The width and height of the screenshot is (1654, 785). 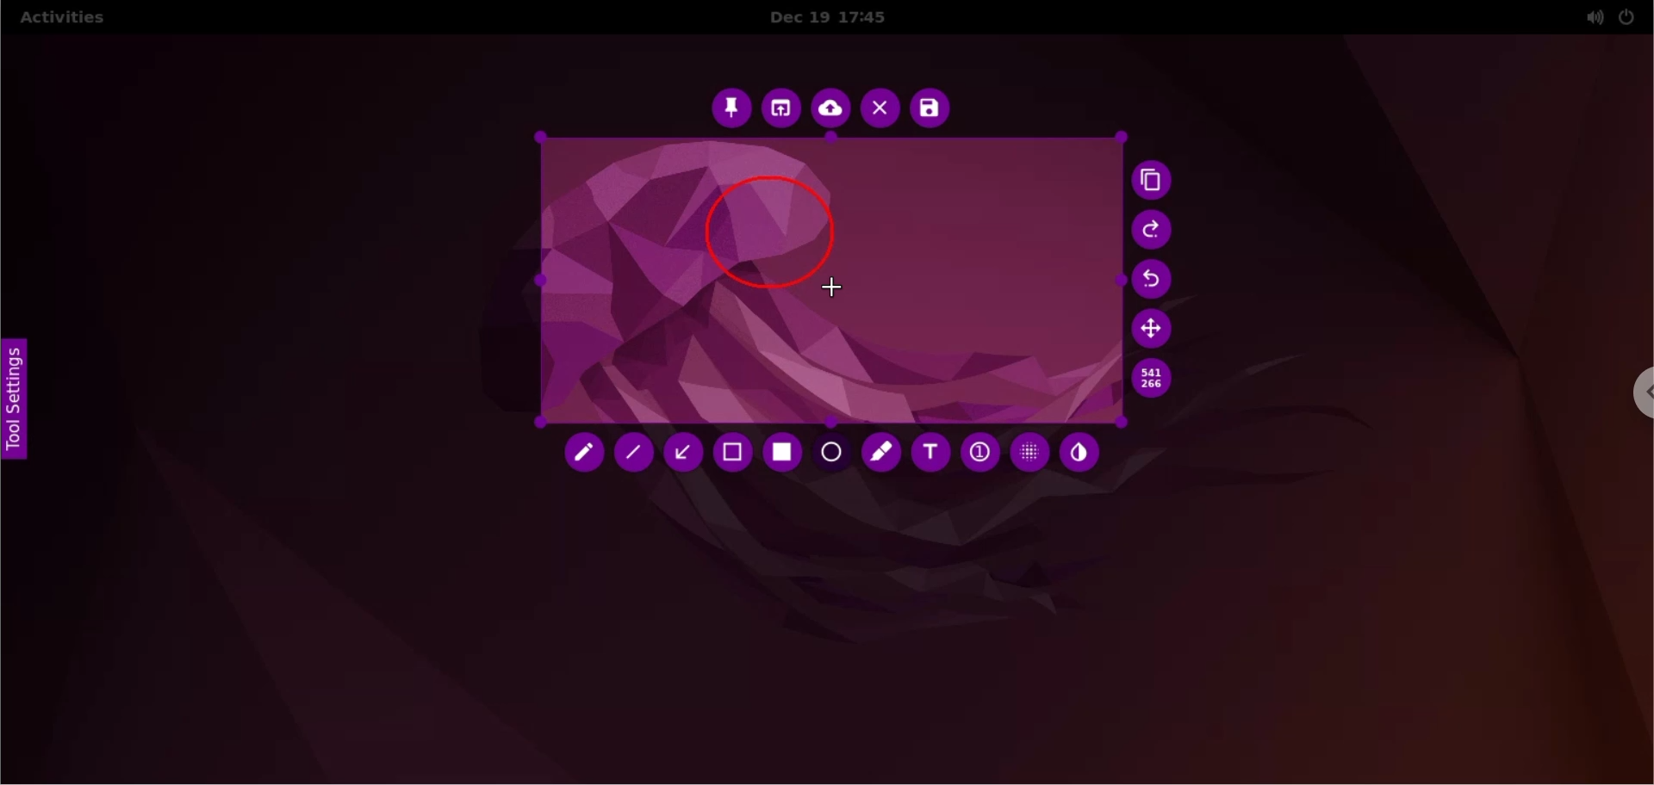 What do you see at coordinates (831, 110) in the screenshot?
I see `upload ` at bounding box center [831, 110].